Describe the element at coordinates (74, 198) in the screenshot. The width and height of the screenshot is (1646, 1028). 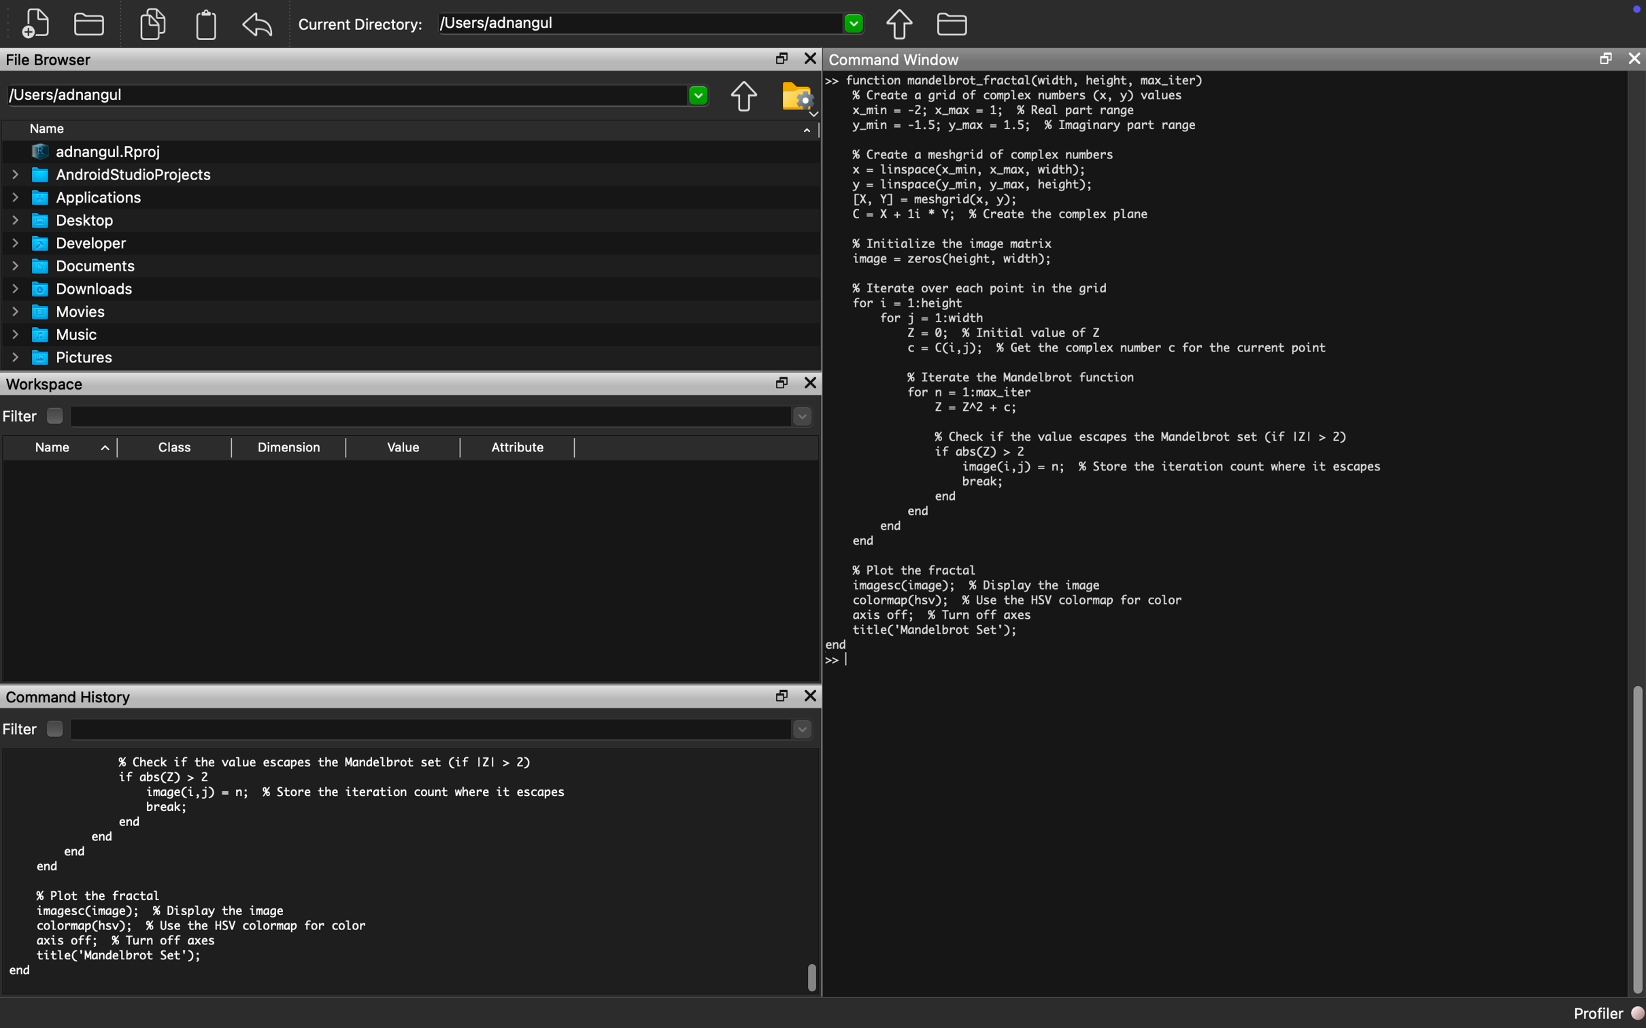
I see `Applications` at that location.